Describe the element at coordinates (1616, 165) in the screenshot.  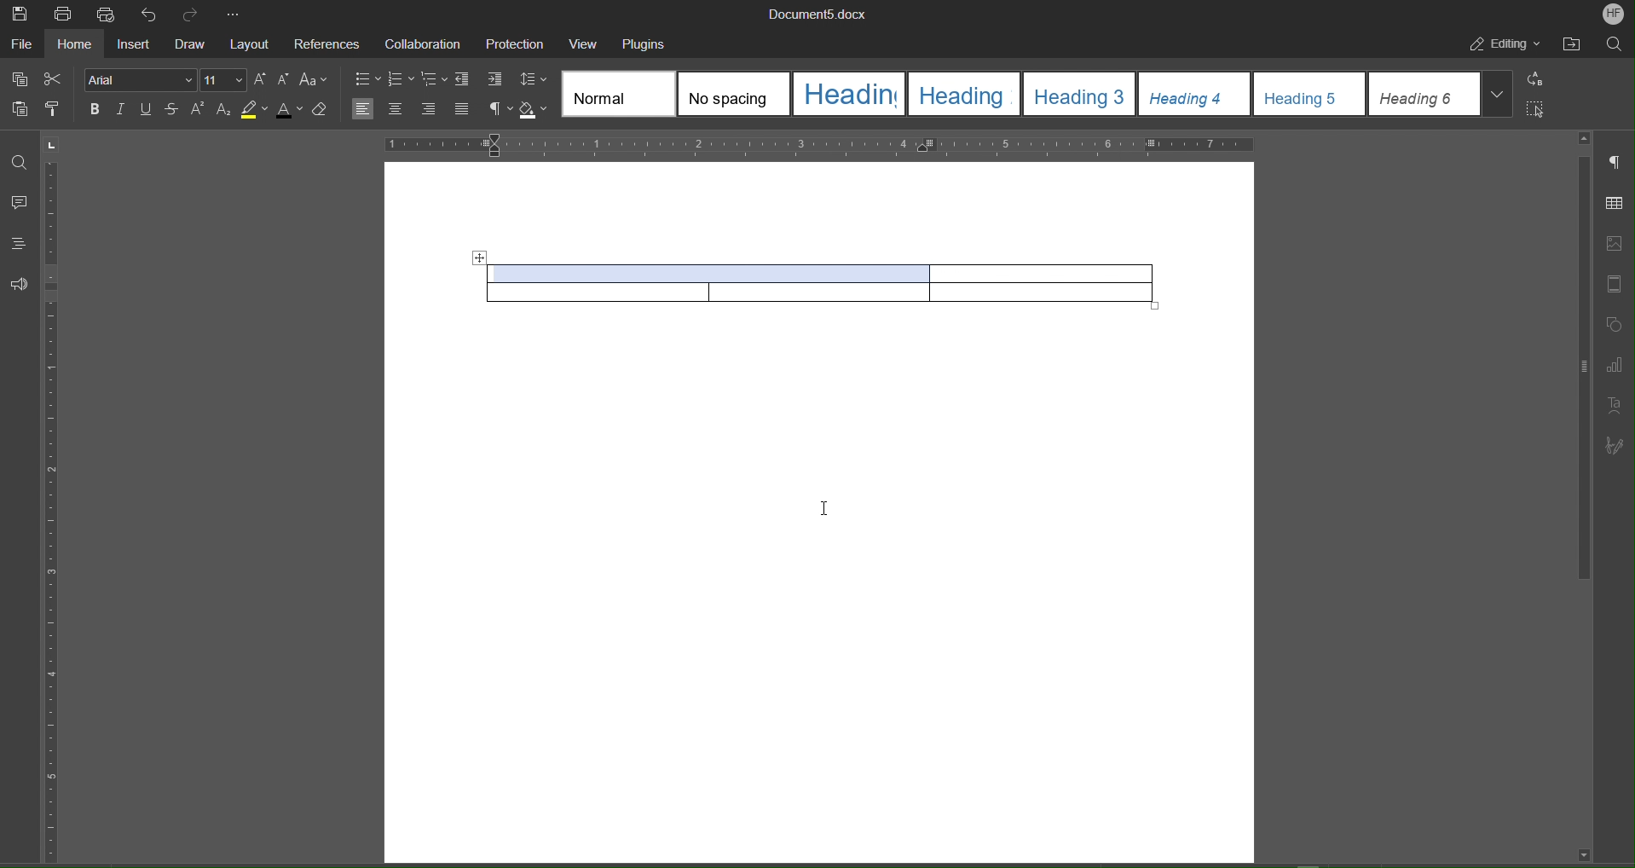
I see `Paragraph Settings` at that location.